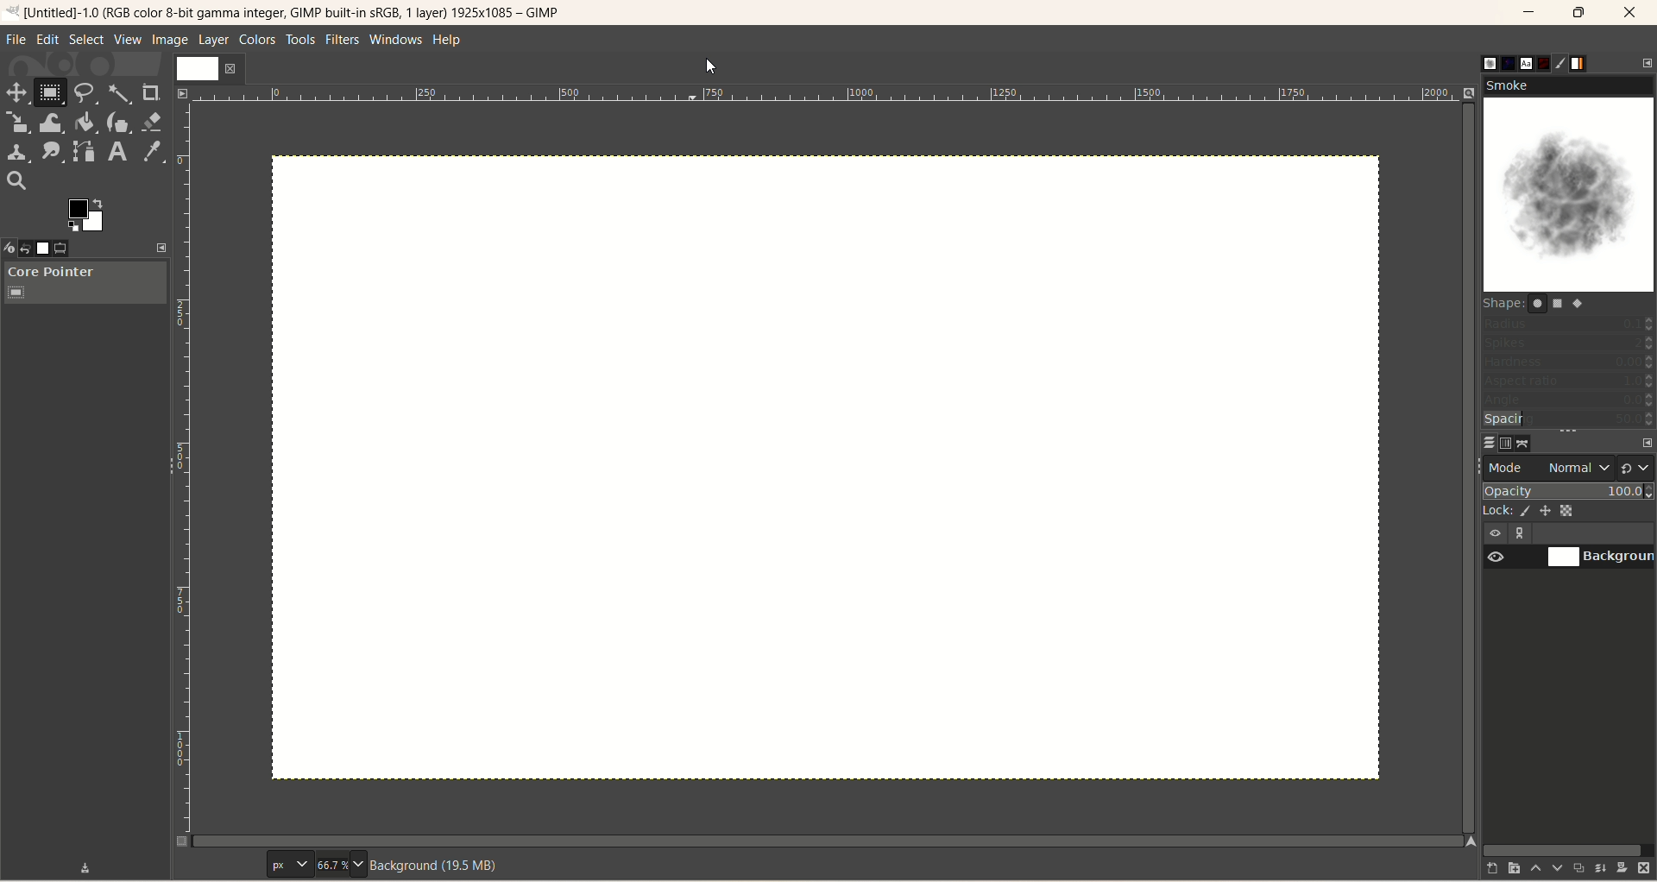  Describe the element at coordinates (1571, 185) in the screenshot. I see `smoke` at that location.